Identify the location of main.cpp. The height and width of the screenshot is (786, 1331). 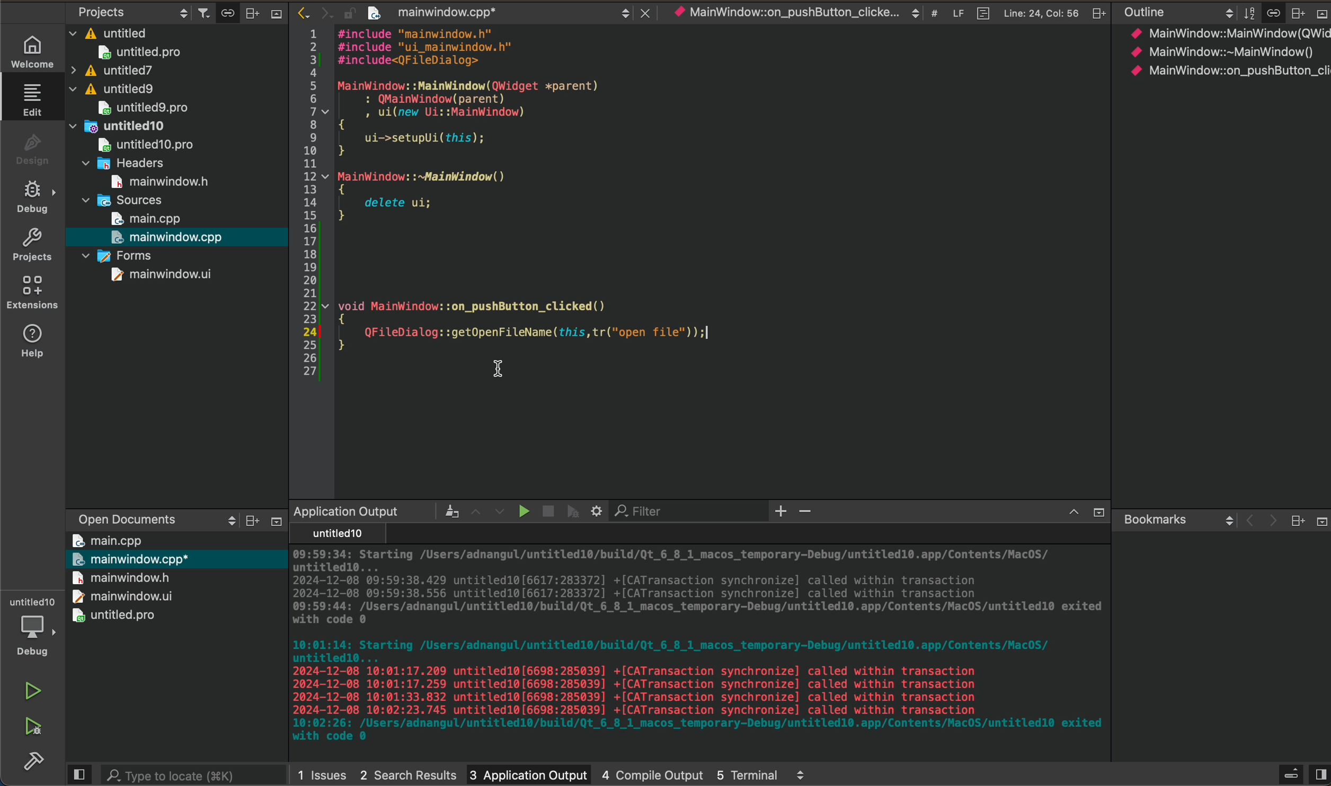
(147, 219).